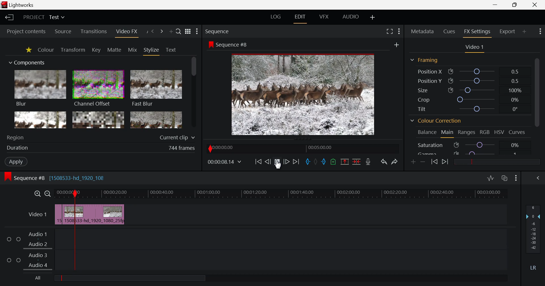 Image resolution: width=545 pixels, height=286 pixels. I want to click on Previous Panel, so click(153, 31).